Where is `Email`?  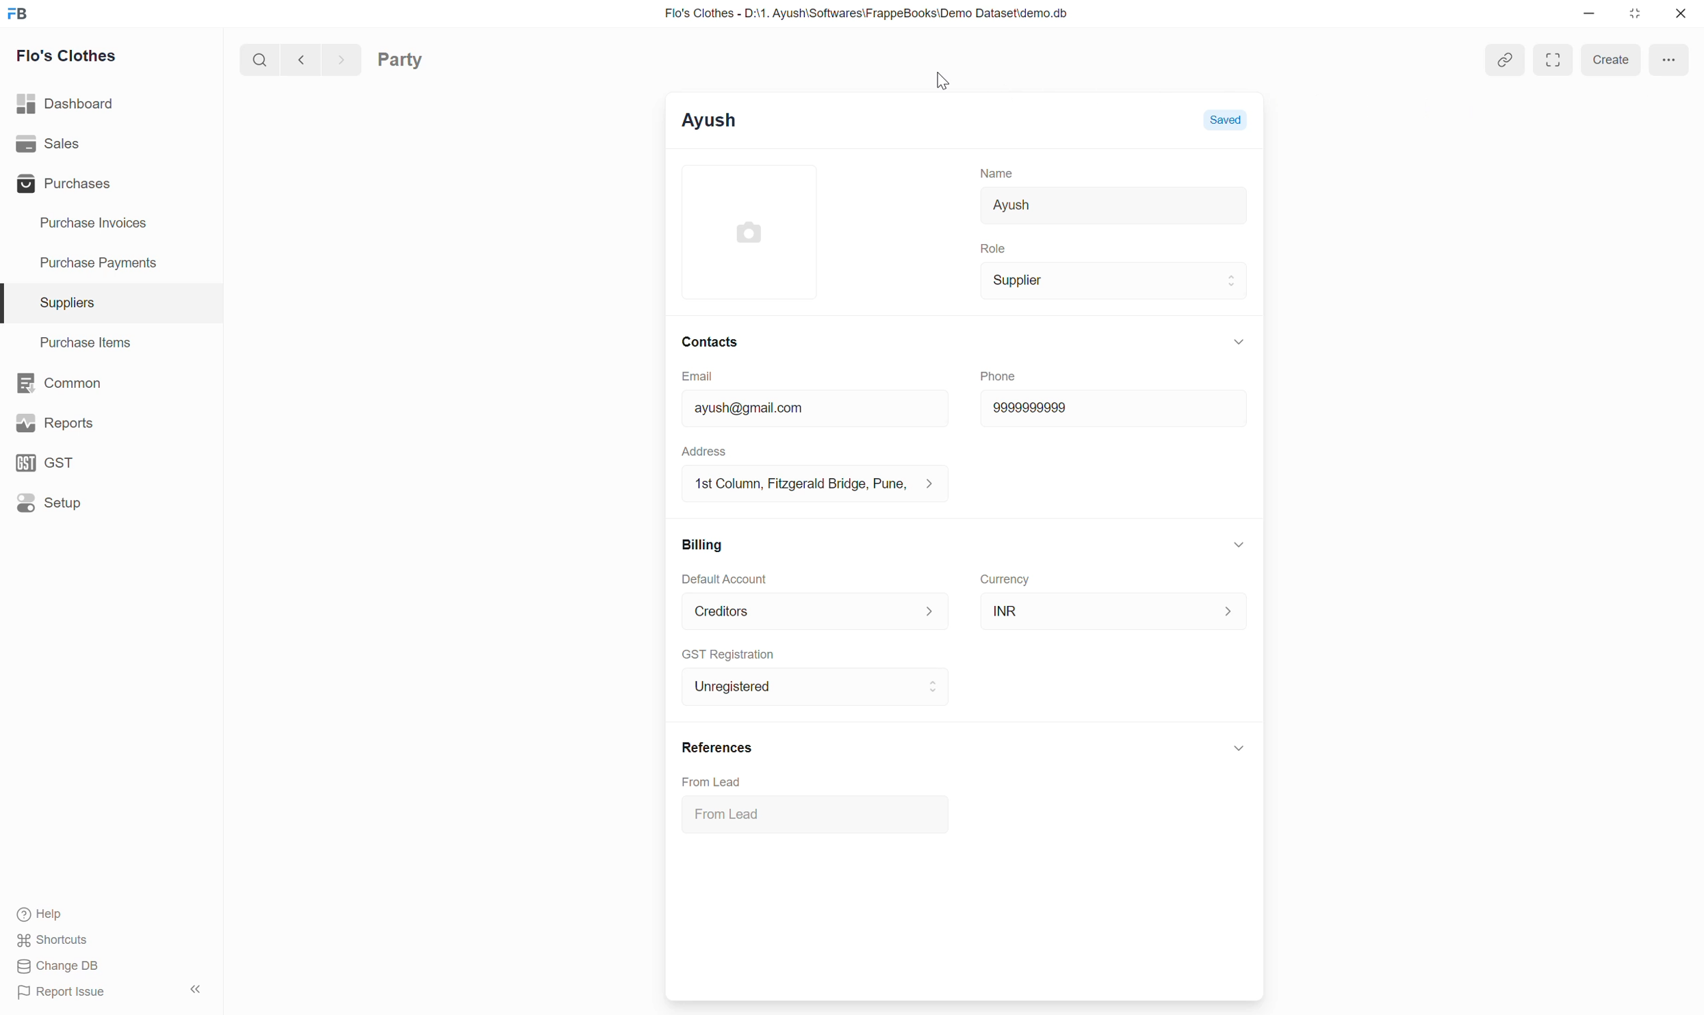
Email is located at coordinates (697, 376).